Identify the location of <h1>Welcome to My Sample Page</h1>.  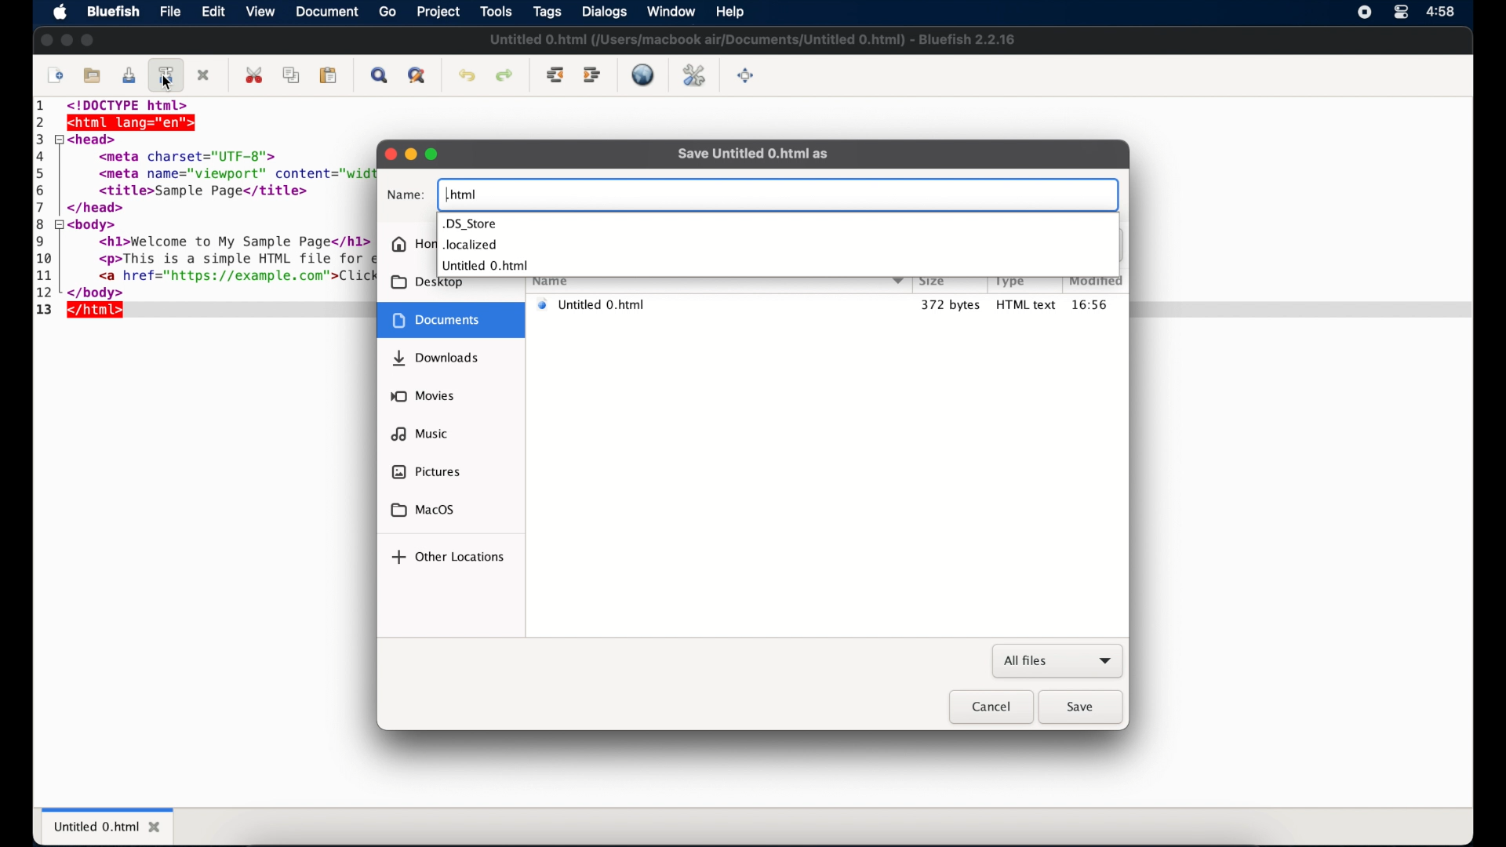
(222, 243).